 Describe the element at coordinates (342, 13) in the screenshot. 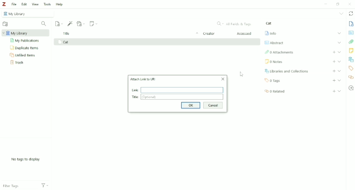

I see `List all tabs` at that location.